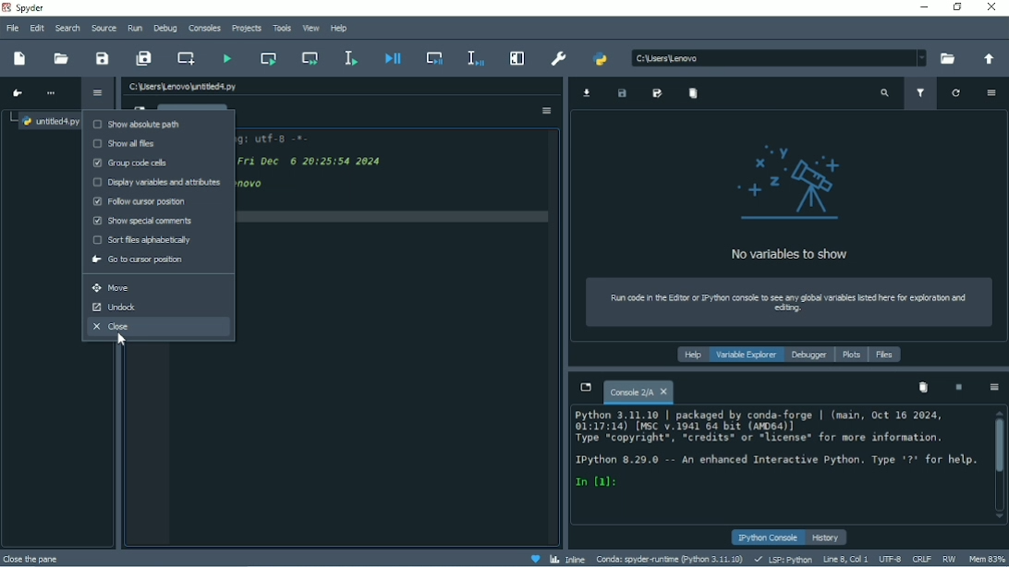 This screenshot has width=1009, height=567. I want to click on Follow cursor position, so click(142, 202).